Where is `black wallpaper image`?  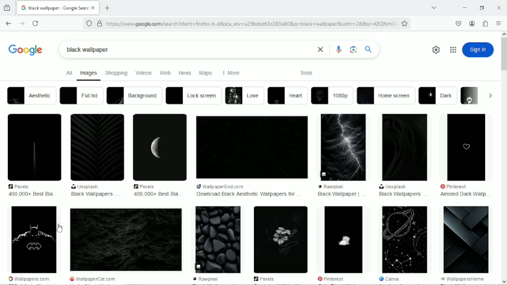 black wallpaper image is located at coordinates (217, 240).